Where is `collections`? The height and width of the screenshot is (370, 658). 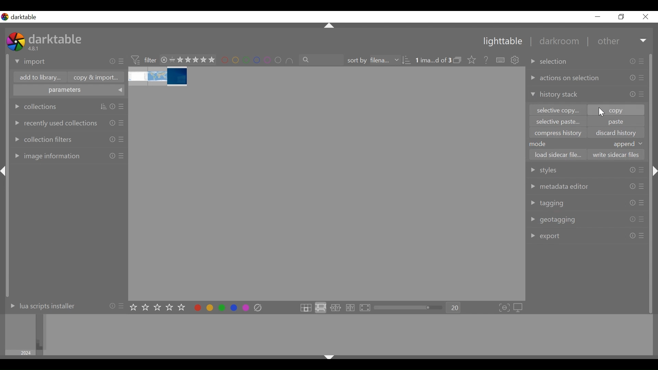
collections is located at coordinates (36, 107).